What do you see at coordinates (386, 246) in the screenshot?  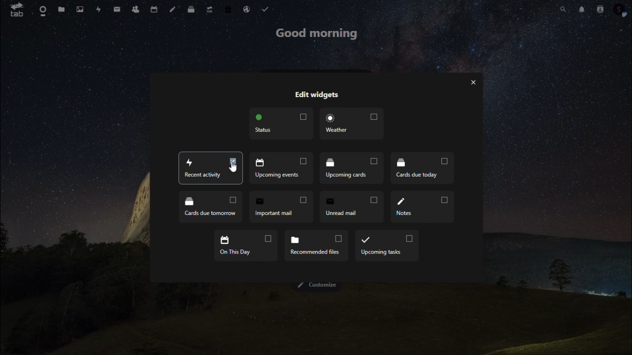 I see `upcoming task` at bounding box center [386, 246].